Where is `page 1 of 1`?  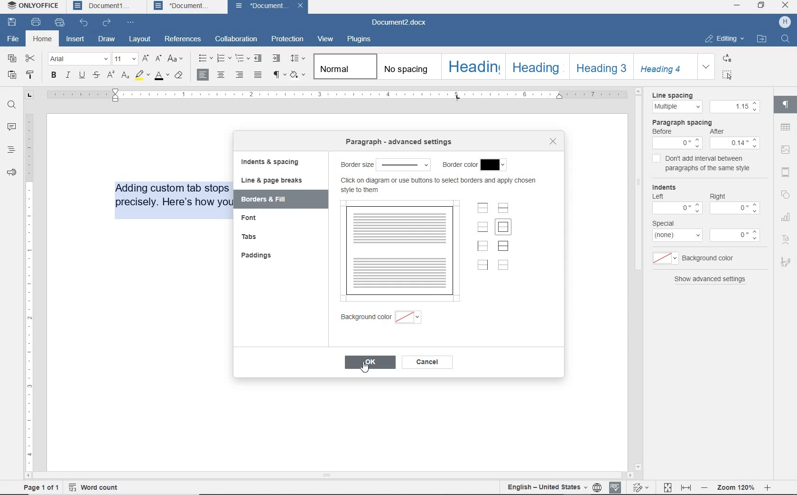 page 1 of 1 is located at coordinates (40, 488).